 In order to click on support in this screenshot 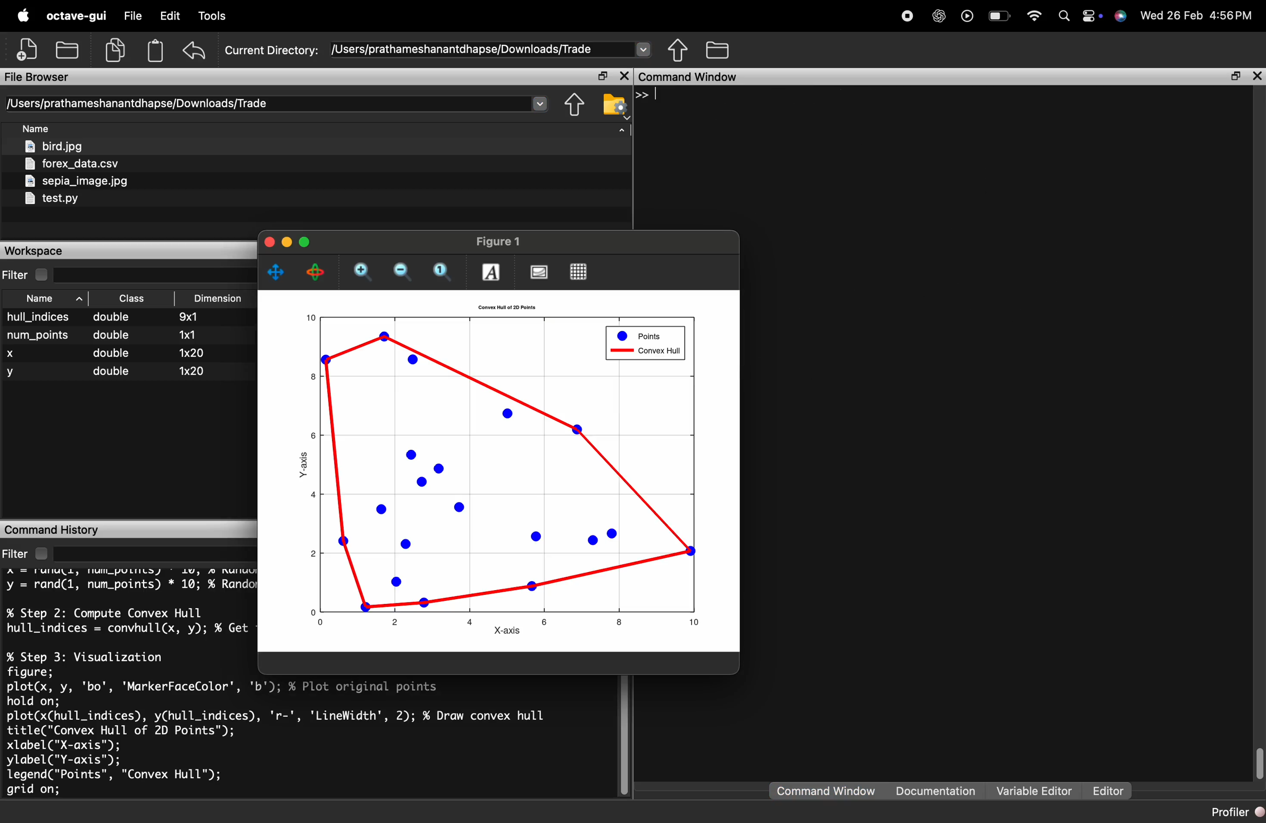, I will do `click(1121, 16)`.